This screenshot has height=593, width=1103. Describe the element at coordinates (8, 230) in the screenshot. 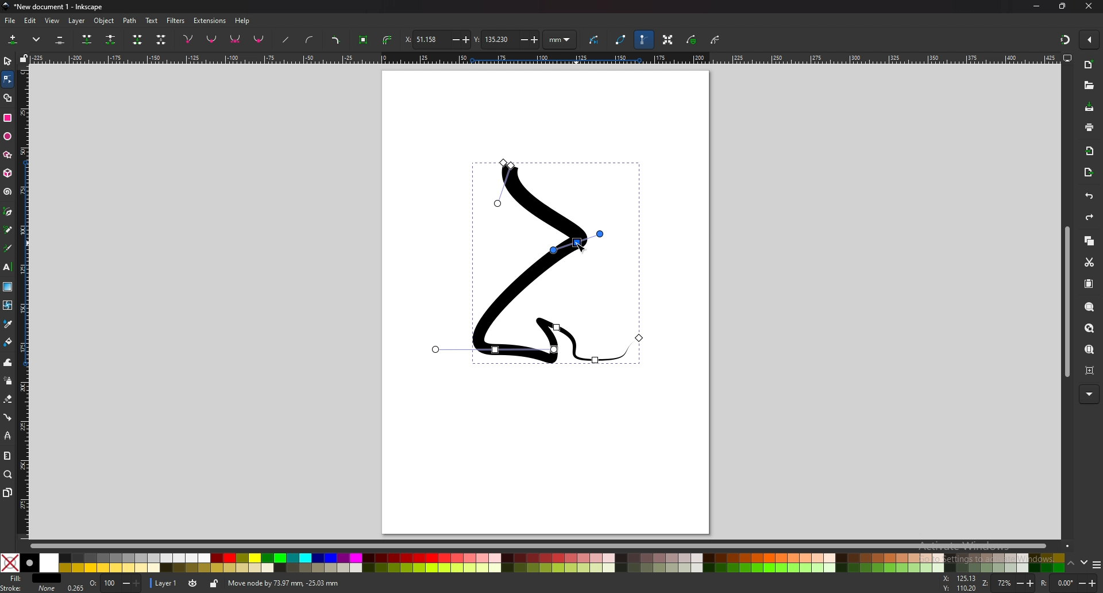

I see `pencil` at that location.